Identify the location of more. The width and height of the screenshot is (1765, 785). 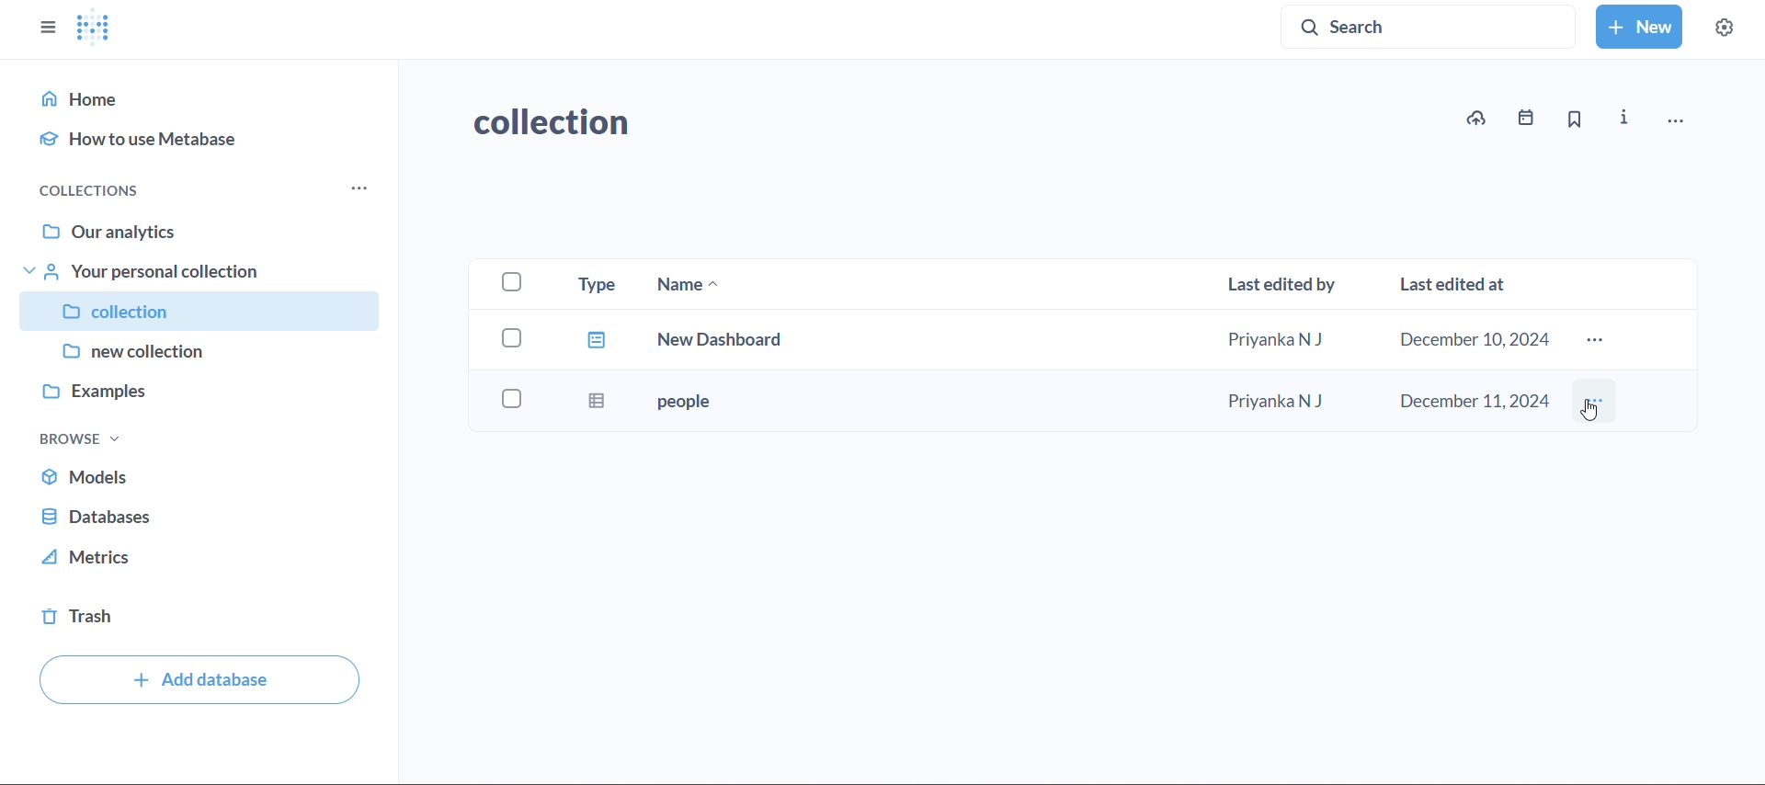
(357, 190).